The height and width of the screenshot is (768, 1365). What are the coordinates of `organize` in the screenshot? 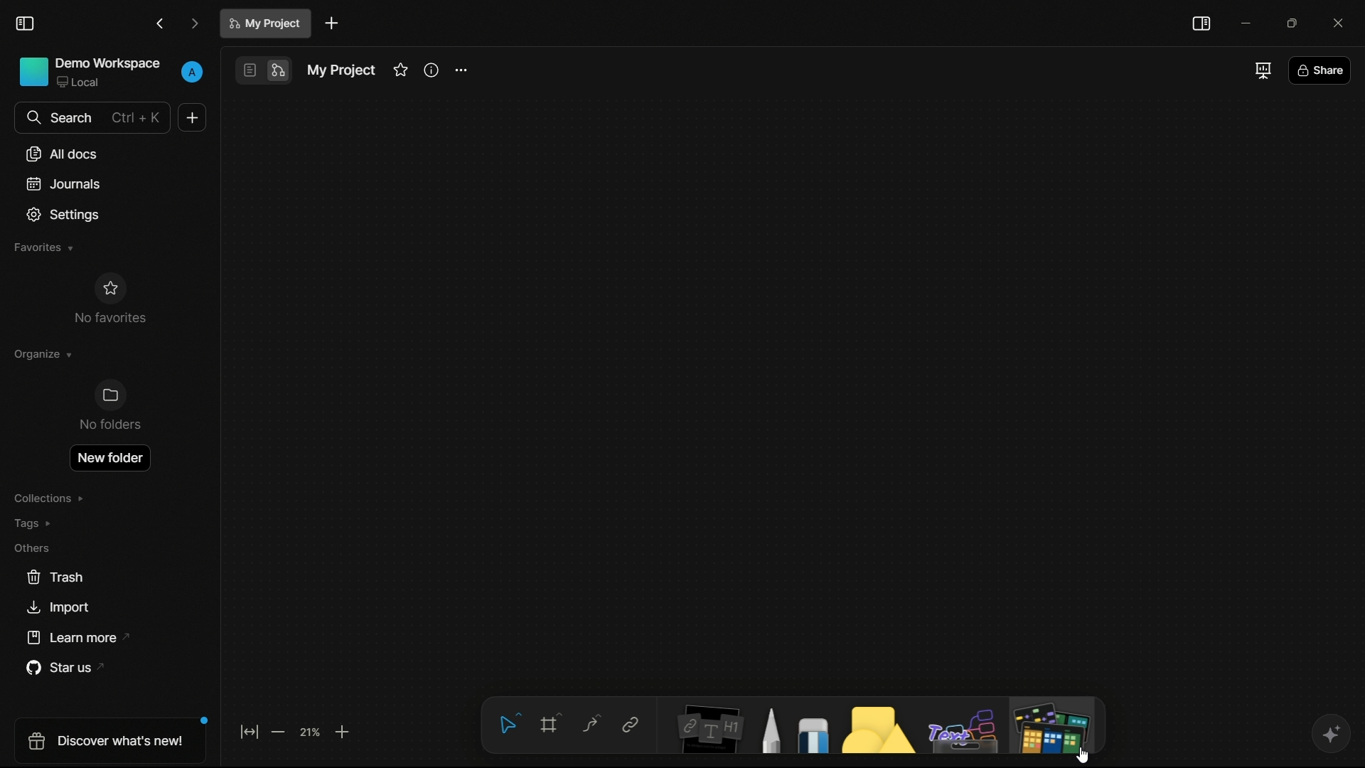 It's located at (43, 354).